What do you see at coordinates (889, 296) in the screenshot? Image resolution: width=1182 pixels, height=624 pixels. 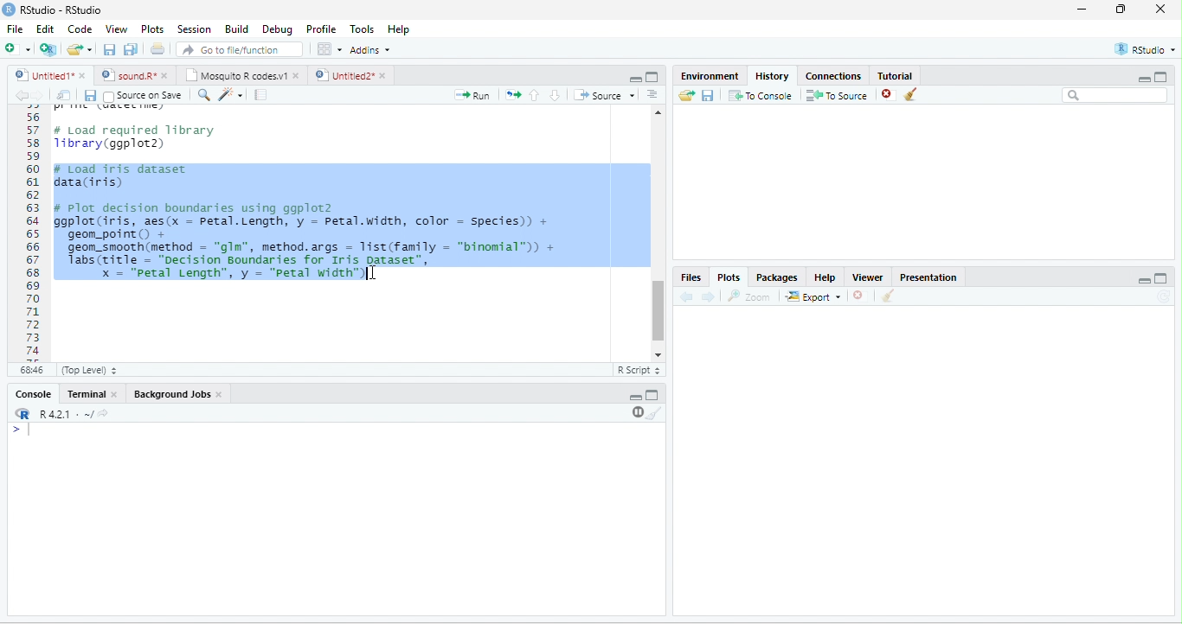 I see `clear` at bounding box center [889, 296].